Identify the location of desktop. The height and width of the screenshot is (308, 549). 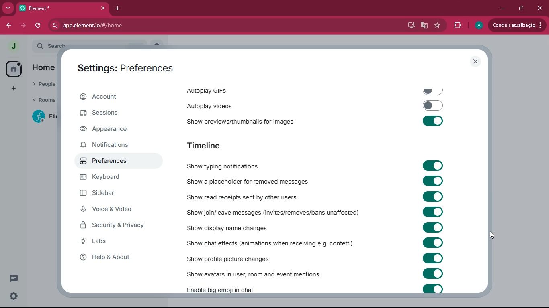
(410, 25).